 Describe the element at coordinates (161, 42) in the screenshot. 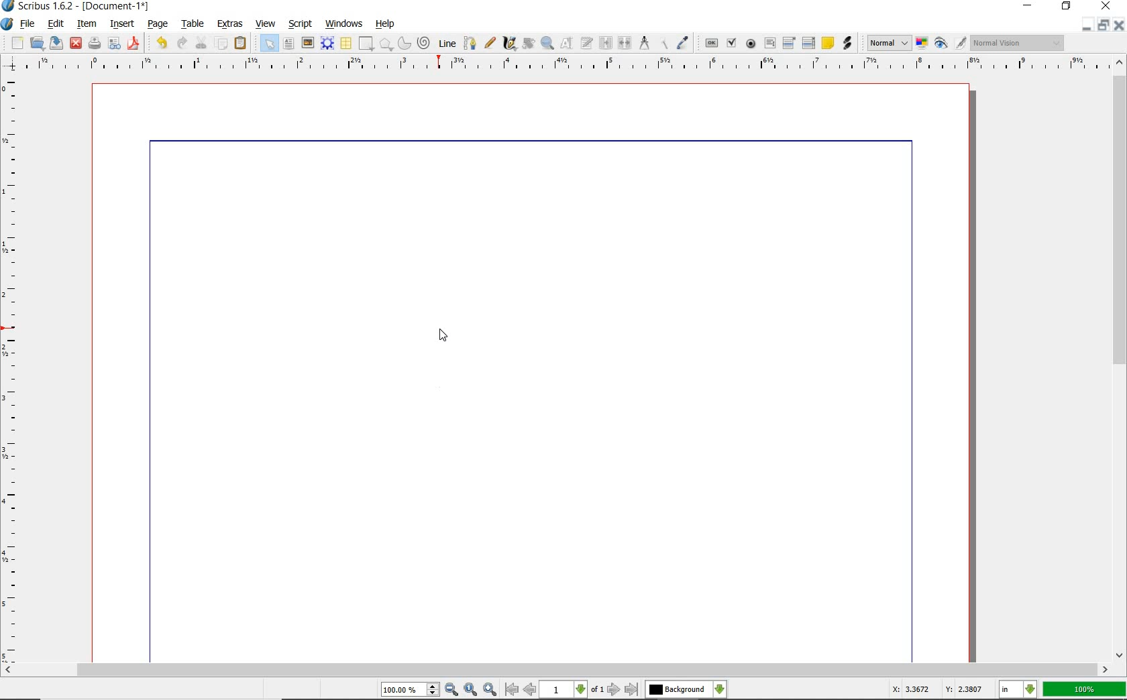

I see `undo` at that location.